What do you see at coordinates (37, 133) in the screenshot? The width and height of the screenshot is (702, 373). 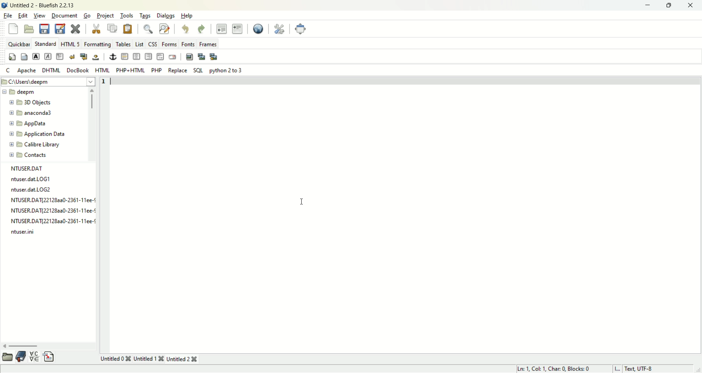 I see `application data` at bounding box center [37, 133].